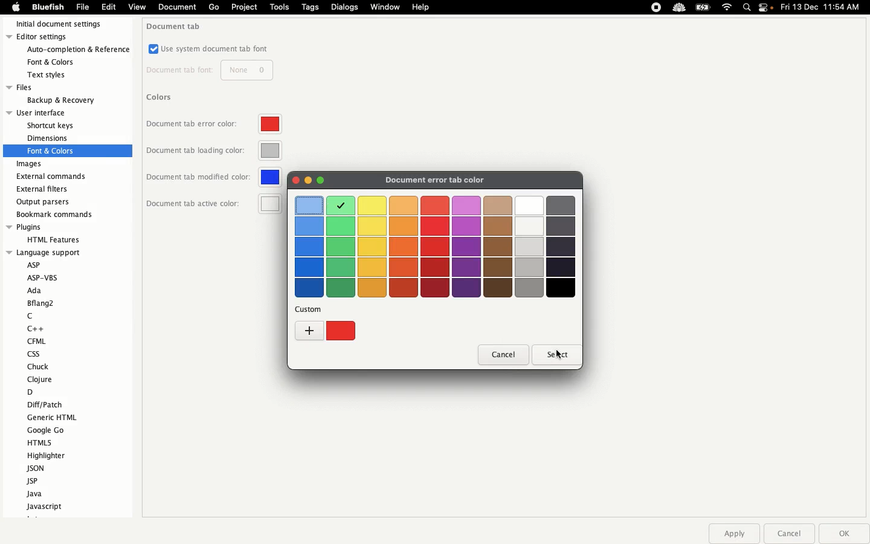 This screenshot has height=544, width=870. Describe the element at coordinates (51, 239) in the screenshot. I see `HTML feature` at that location.